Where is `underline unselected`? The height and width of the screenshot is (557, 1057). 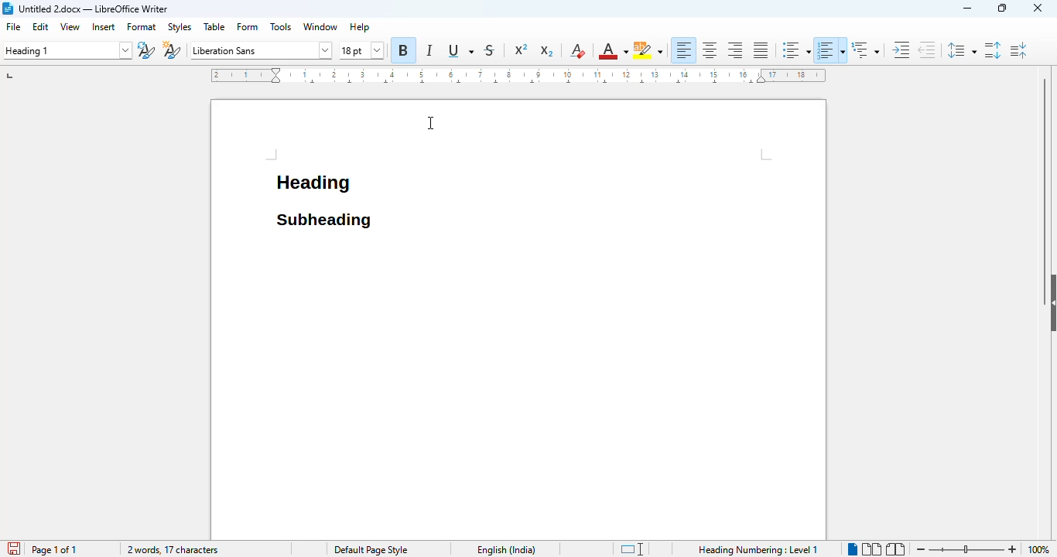 underline unselected is located at coordinates (459, 51).